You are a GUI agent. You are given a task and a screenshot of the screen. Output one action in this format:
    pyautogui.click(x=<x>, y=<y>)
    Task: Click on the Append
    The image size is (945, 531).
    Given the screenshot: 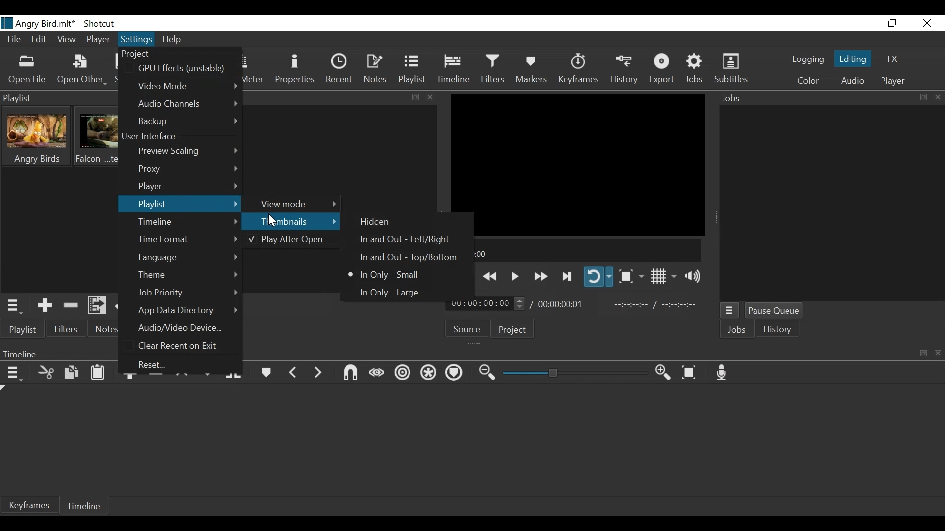 What is the action you would take?
    pyautogui.click(x=131, y=378)
    